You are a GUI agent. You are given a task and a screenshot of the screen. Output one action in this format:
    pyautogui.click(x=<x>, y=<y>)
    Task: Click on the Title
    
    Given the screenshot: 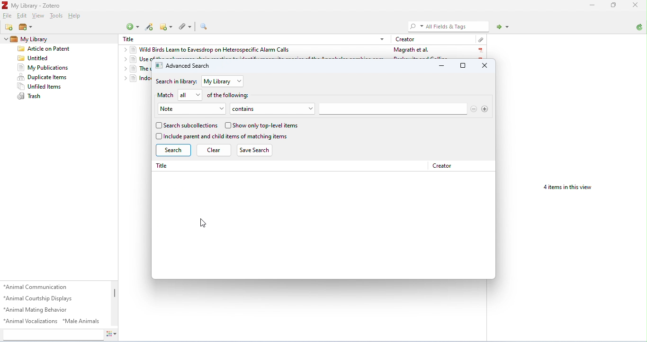 What is the action you would take?
    pyautogui.click(x=130, y=38)
    